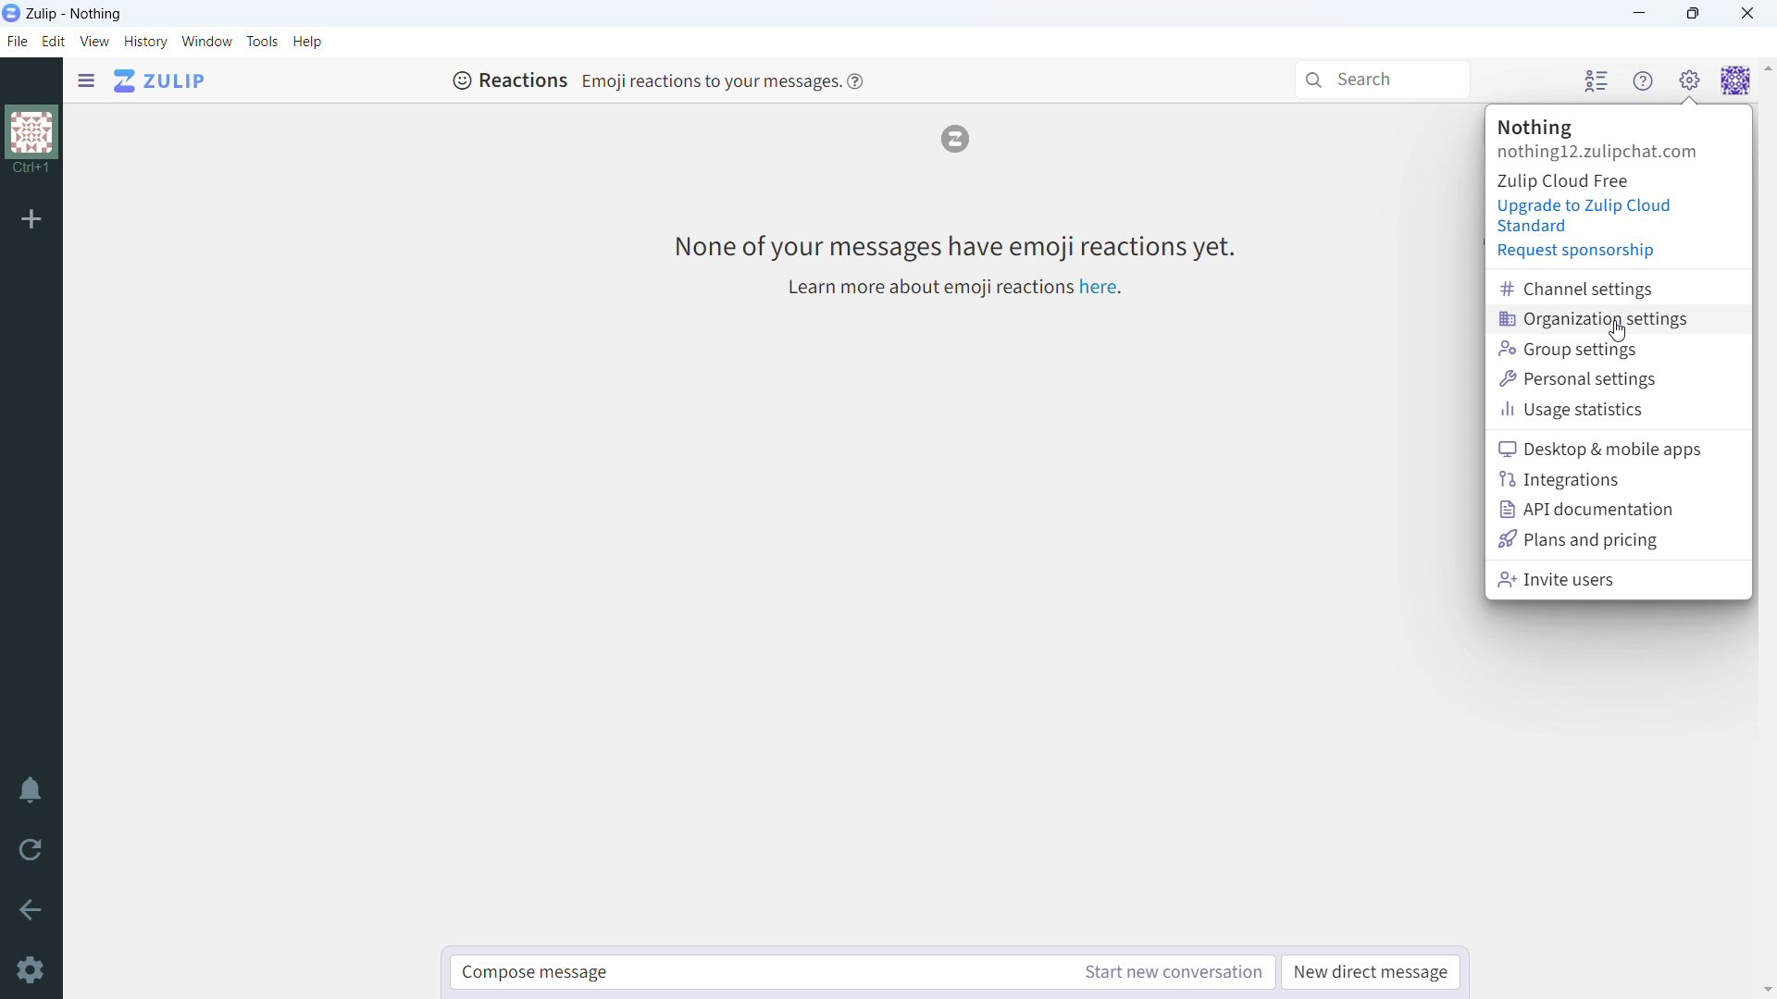 Image resolution: width=1777 pixels, height=999 pixels. Describe the element at coordinates (16, 42) in the screenshot. I see `file` at that location.